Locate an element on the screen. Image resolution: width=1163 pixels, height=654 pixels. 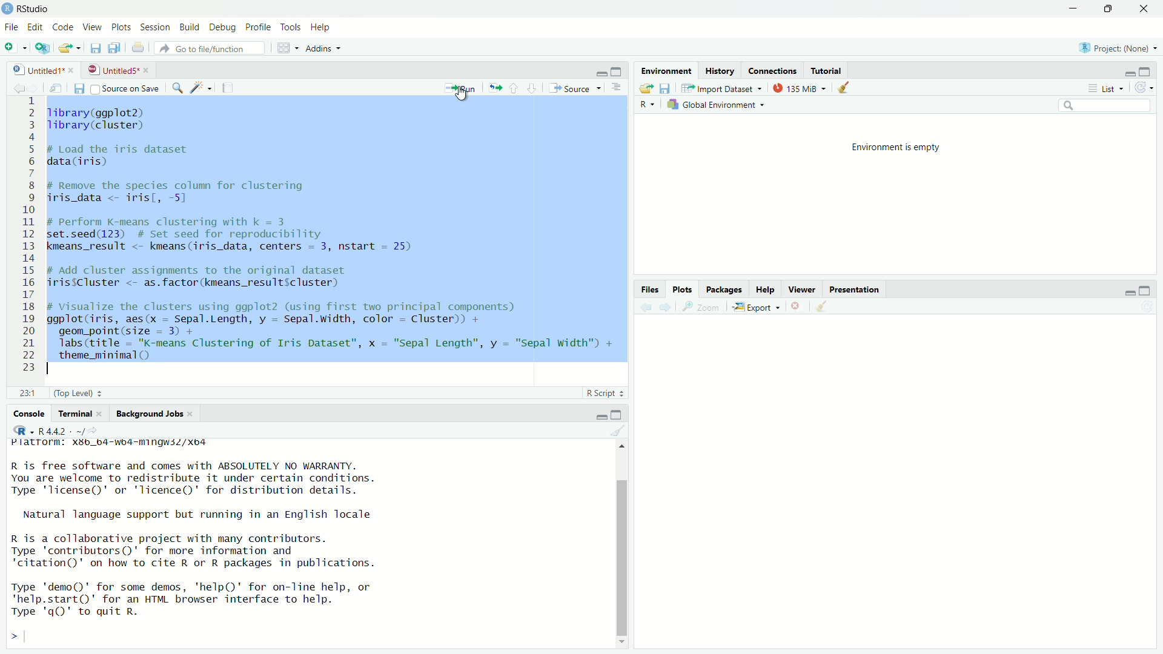
help is located at coordinates (325, 27).